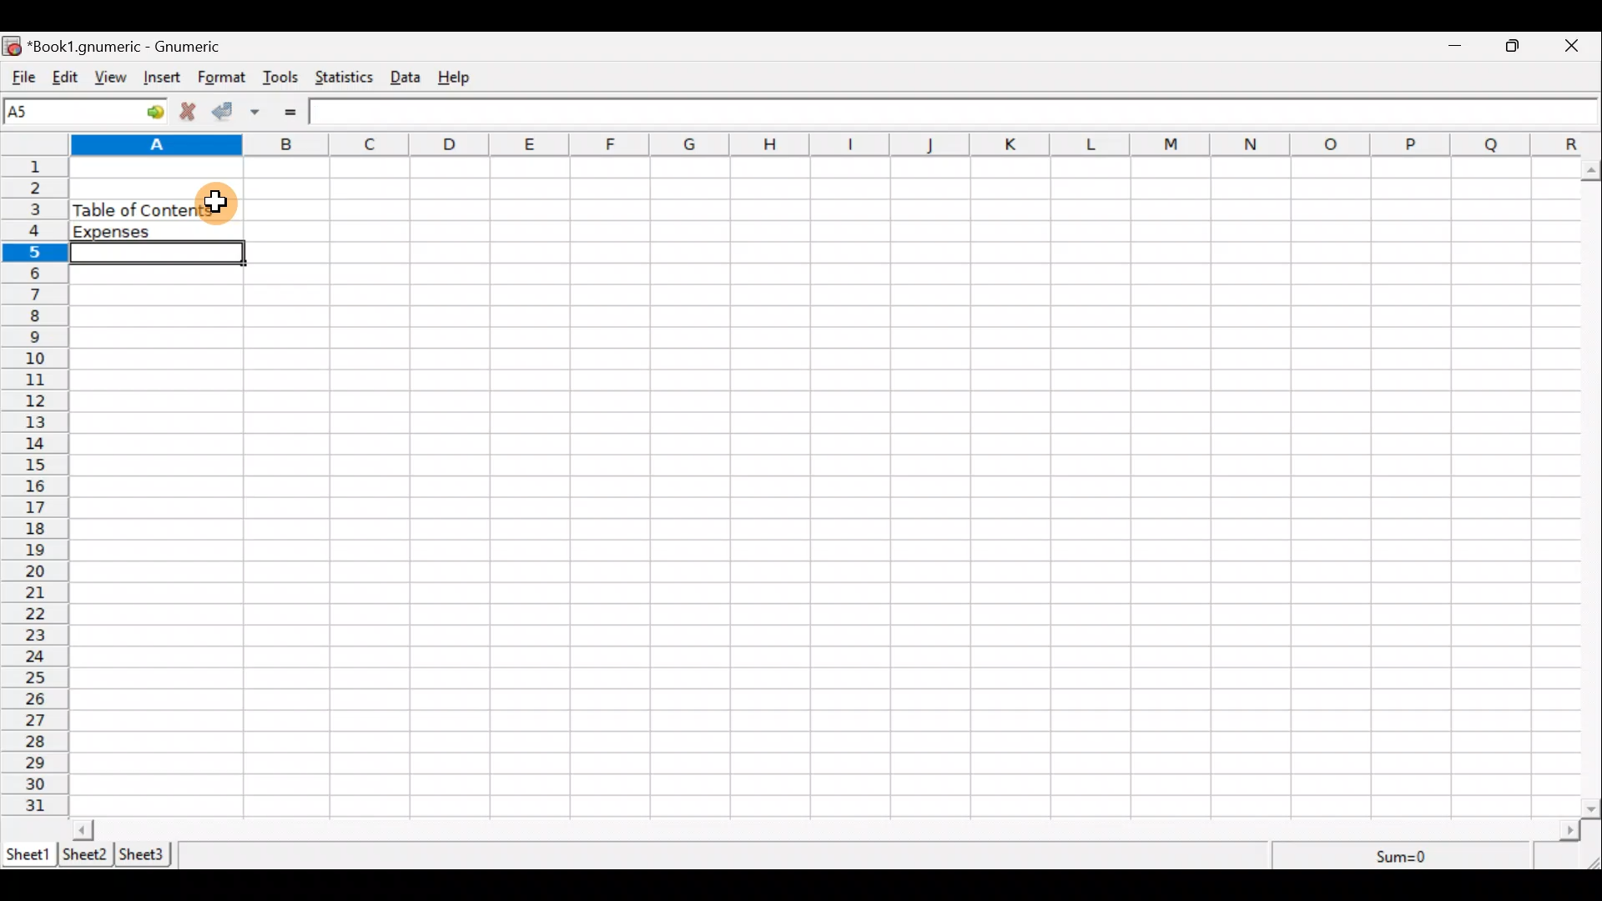 This screenshot has height=901, width=1602. Describe the element at coordinates (920, 486) in the screenshot. I see `Cells` at that location.